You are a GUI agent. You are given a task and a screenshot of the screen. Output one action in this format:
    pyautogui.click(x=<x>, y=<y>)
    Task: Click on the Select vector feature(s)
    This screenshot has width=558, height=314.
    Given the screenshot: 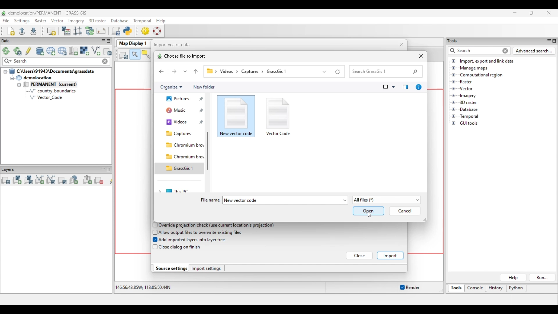 What is the action you would take?
    pyautogui.click(x=146, y=55)
    